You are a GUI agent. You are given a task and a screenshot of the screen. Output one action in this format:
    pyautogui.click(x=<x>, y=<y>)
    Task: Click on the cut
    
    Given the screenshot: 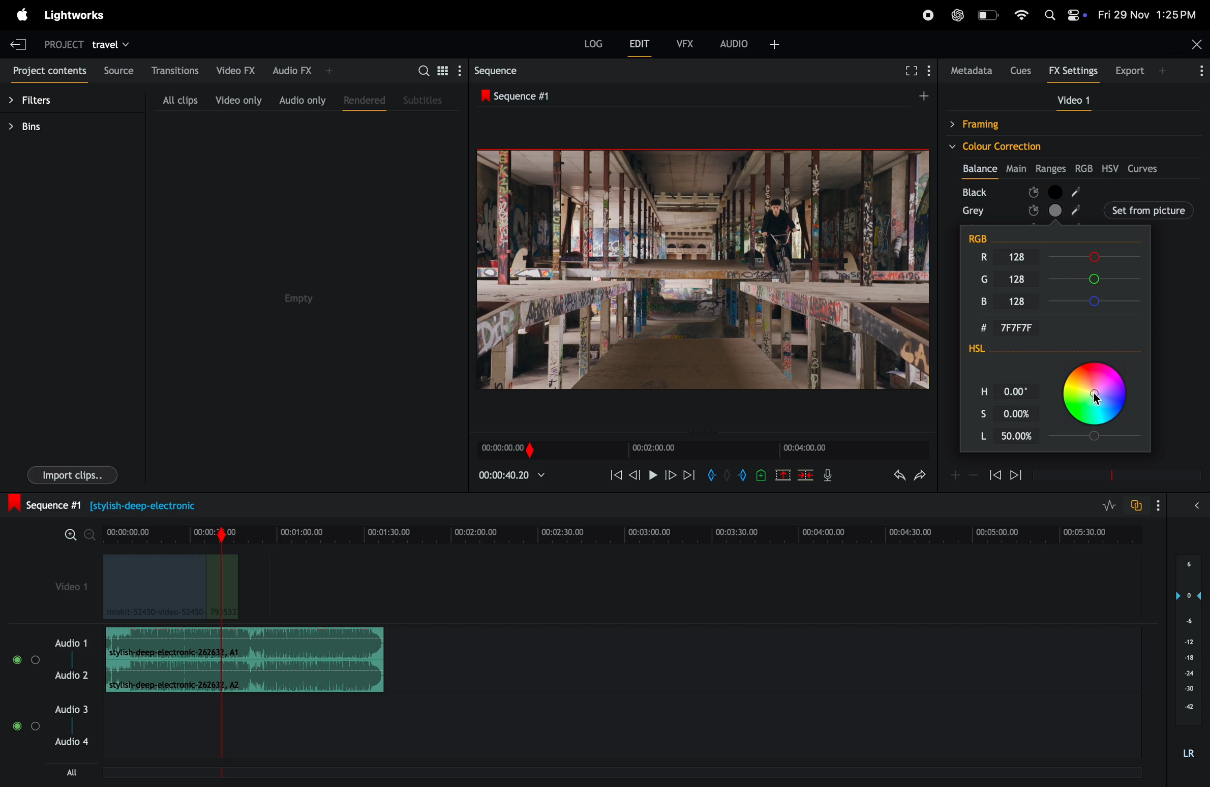 What is the action you would take?
    pyautogui.click(x=782, y=476)
    